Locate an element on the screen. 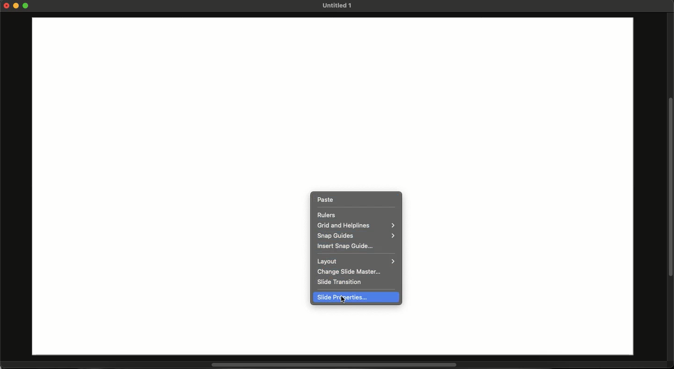 The width and height of the screenshot is (674, 369). Paste is located at coordinates (324, 199).